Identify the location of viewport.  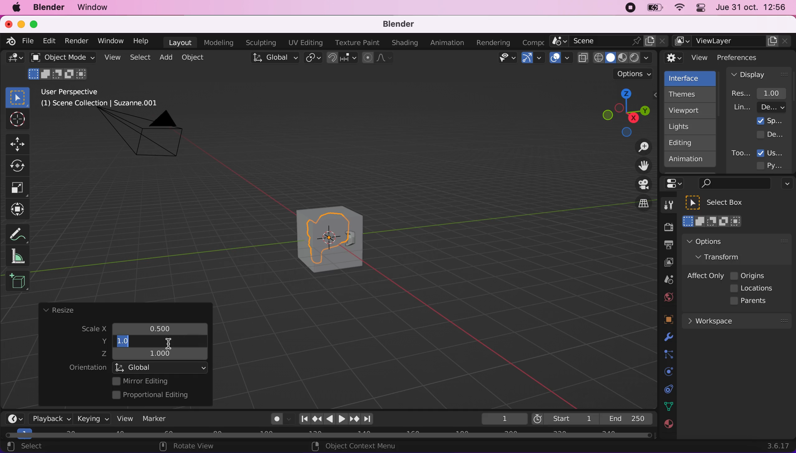
(692, 110).